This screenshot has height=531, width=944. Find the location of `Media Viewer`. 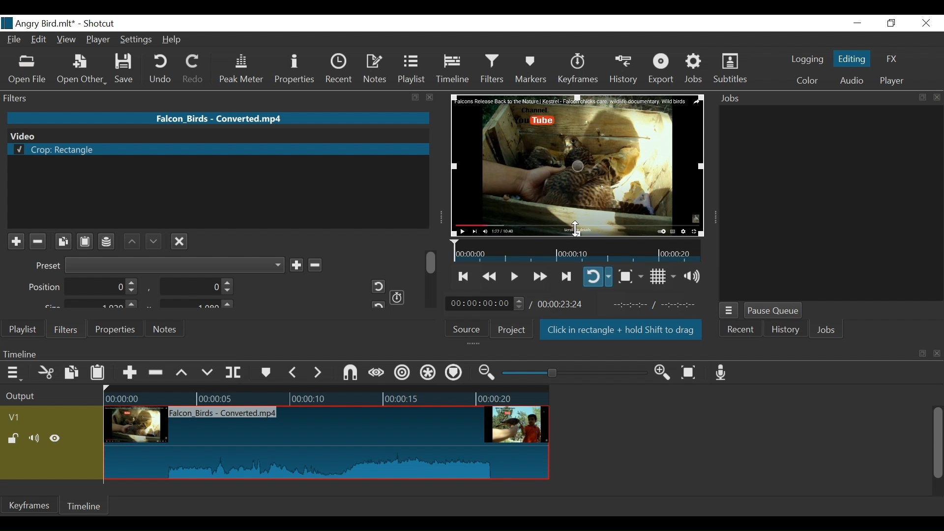

Media Viewer is located at coordinates (578, 165).